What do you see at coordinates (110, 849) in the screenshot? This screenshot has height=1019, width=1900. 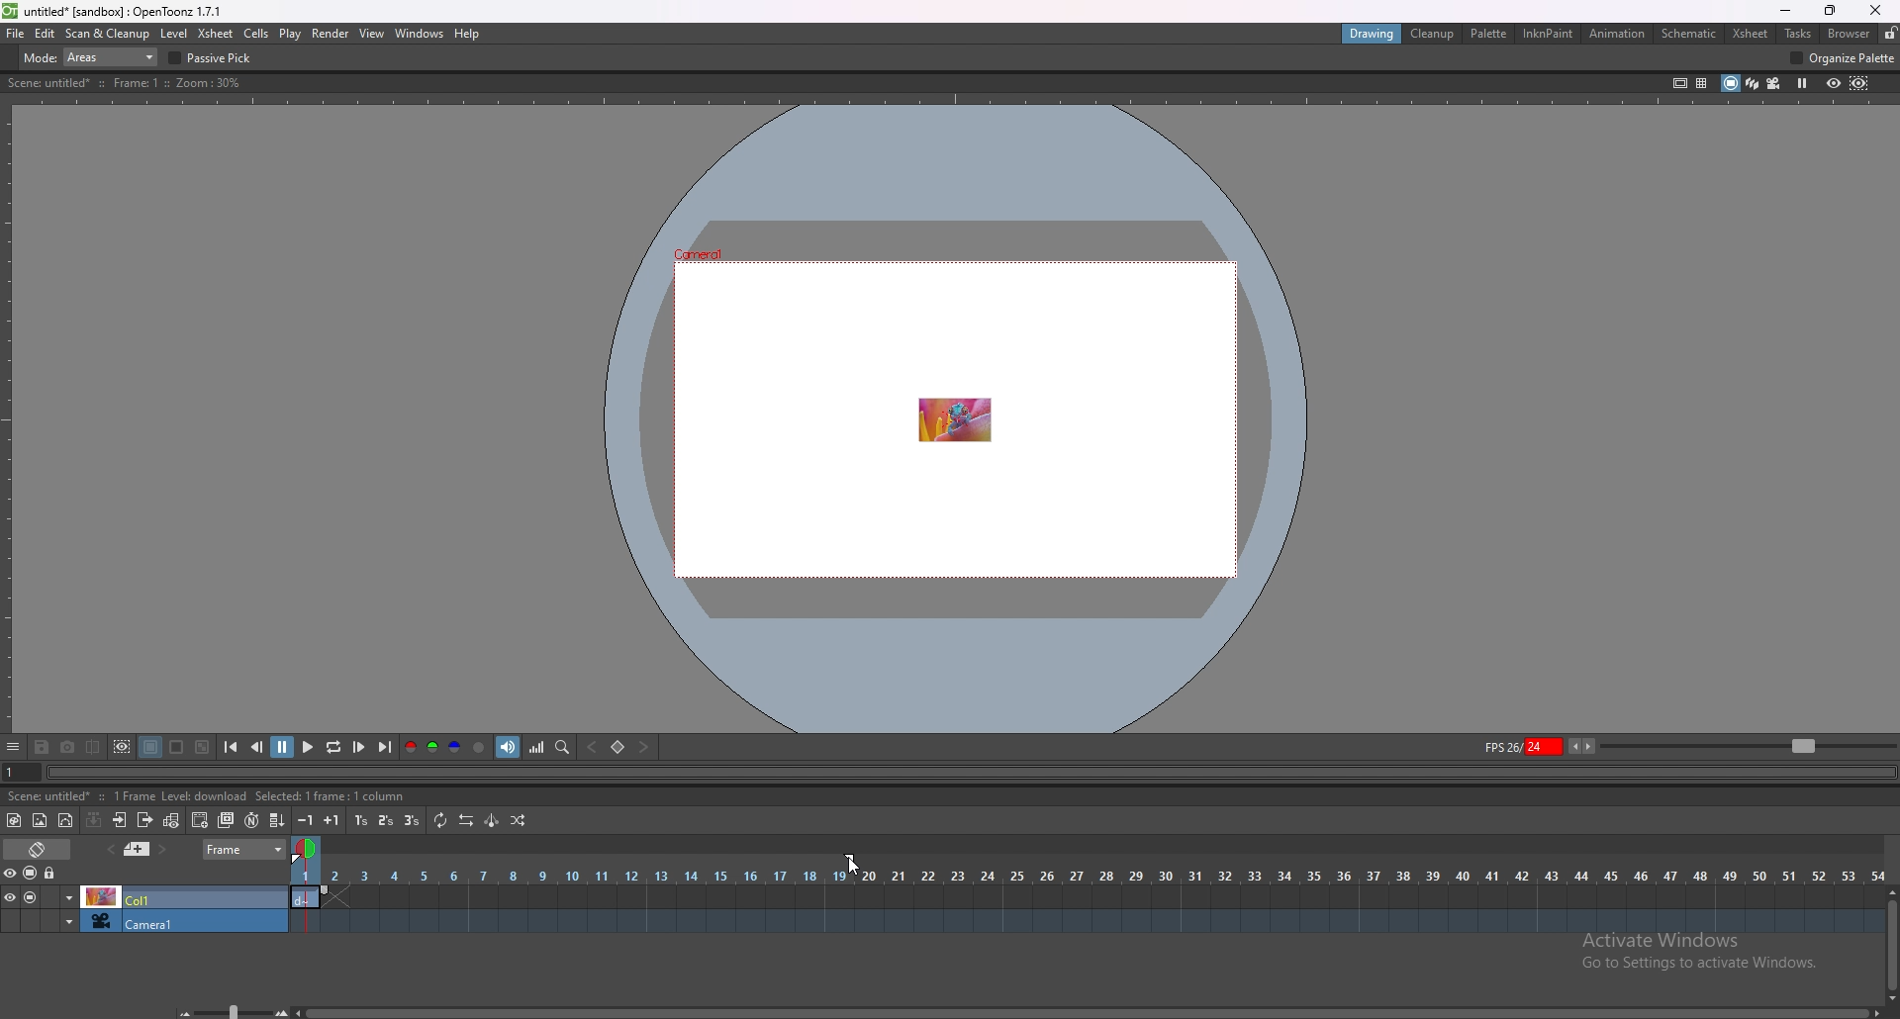 I see `add memo` at bounding box center [110, 849].